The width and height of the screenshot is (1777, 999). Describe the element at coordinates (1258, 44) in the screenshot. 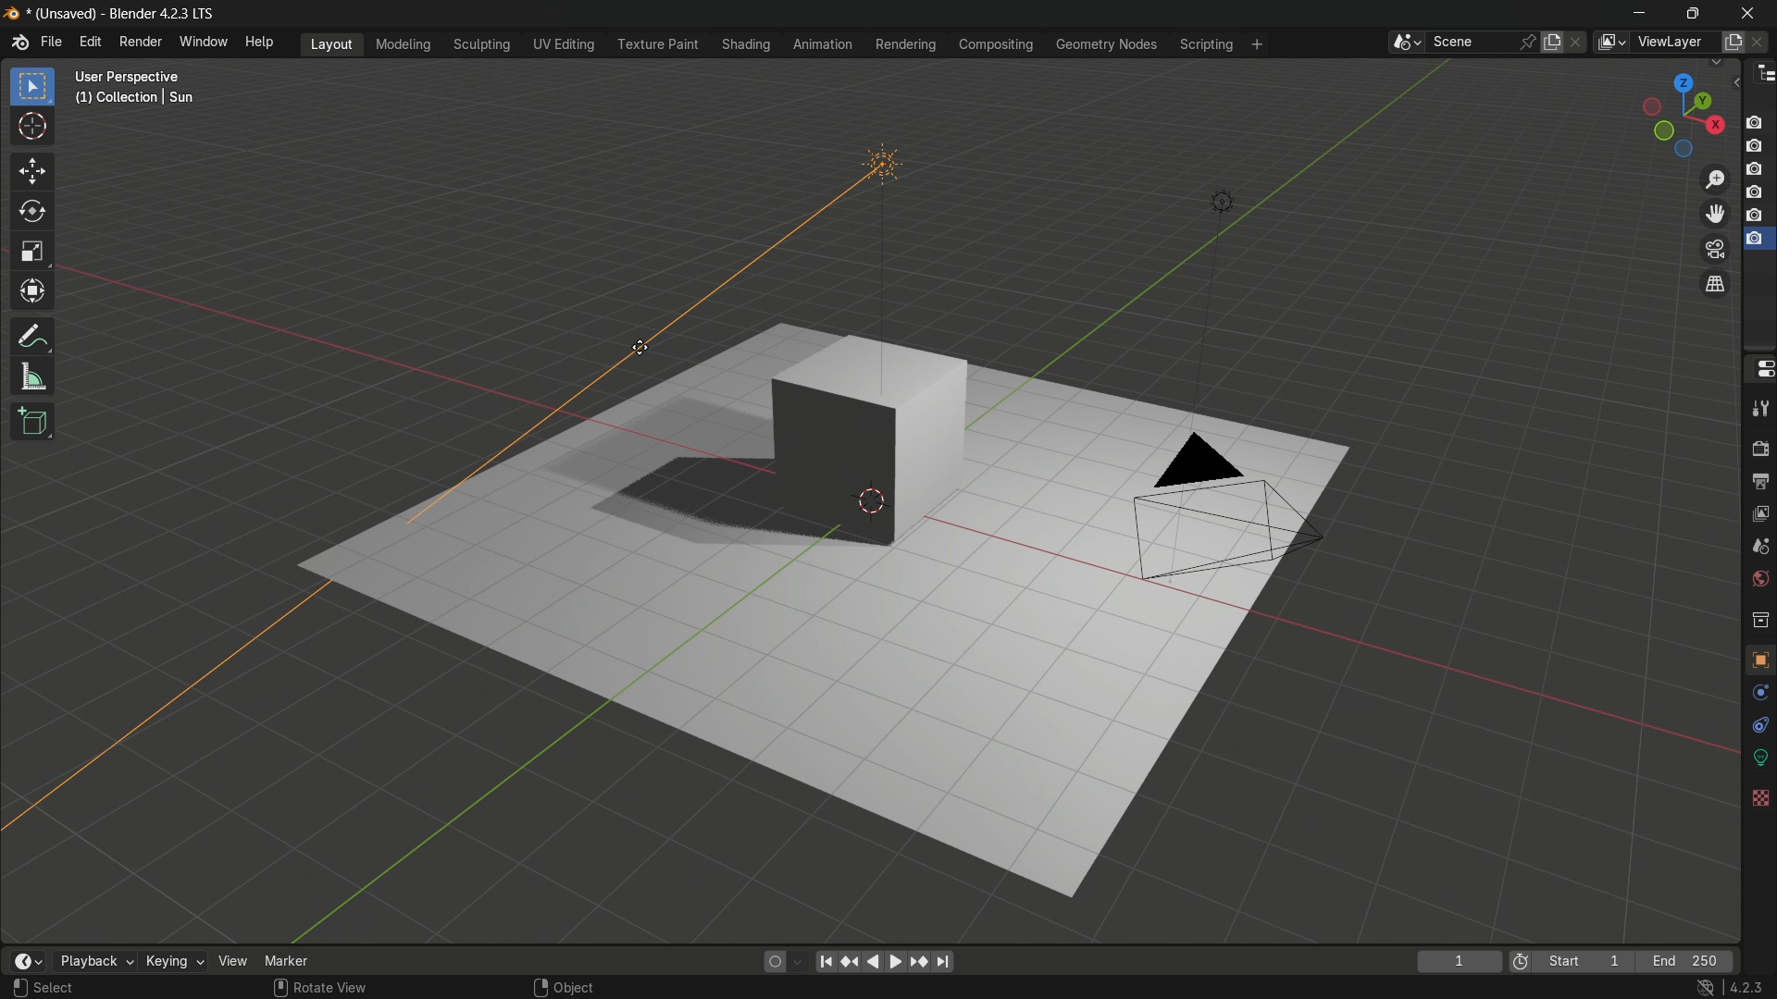

I see `add workplace` at that location.